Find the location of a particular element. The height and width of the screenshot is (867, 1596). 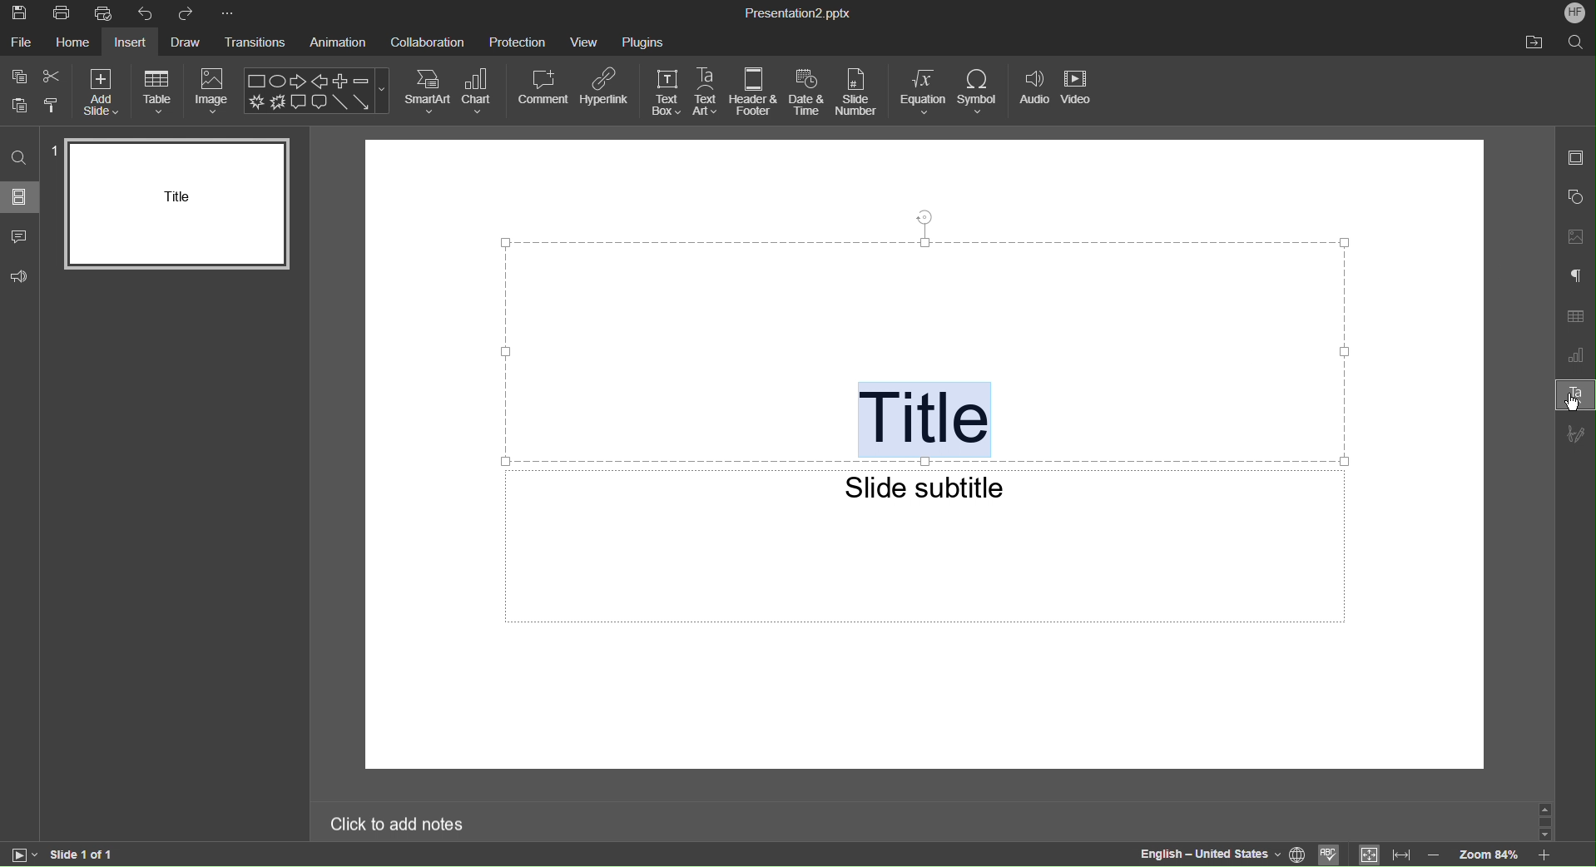

set document language is located at coordinates (1299, 853).